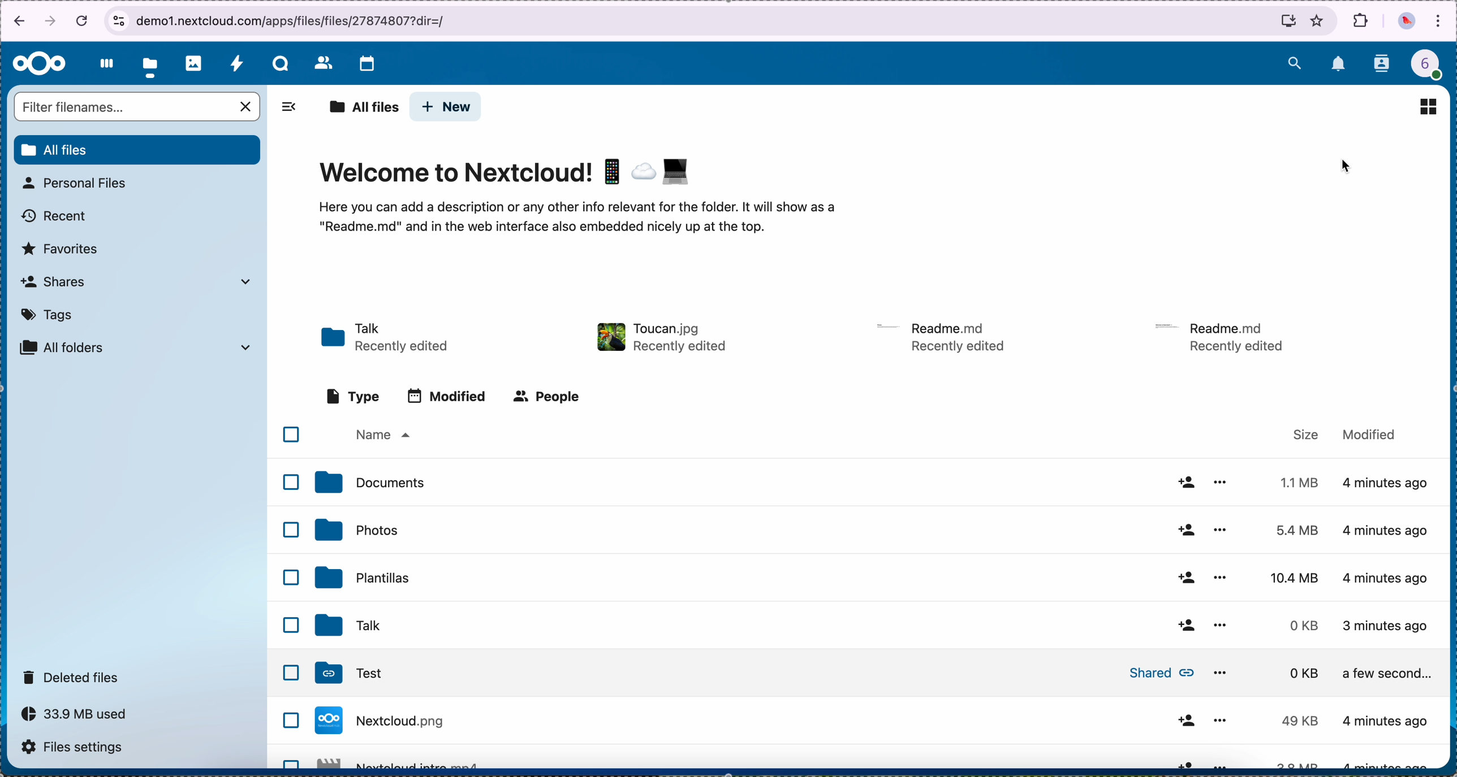  What do you see at coordinates (1428, 106) in the screenshot?
I see `view grid` at bounding box center [1428, 106].